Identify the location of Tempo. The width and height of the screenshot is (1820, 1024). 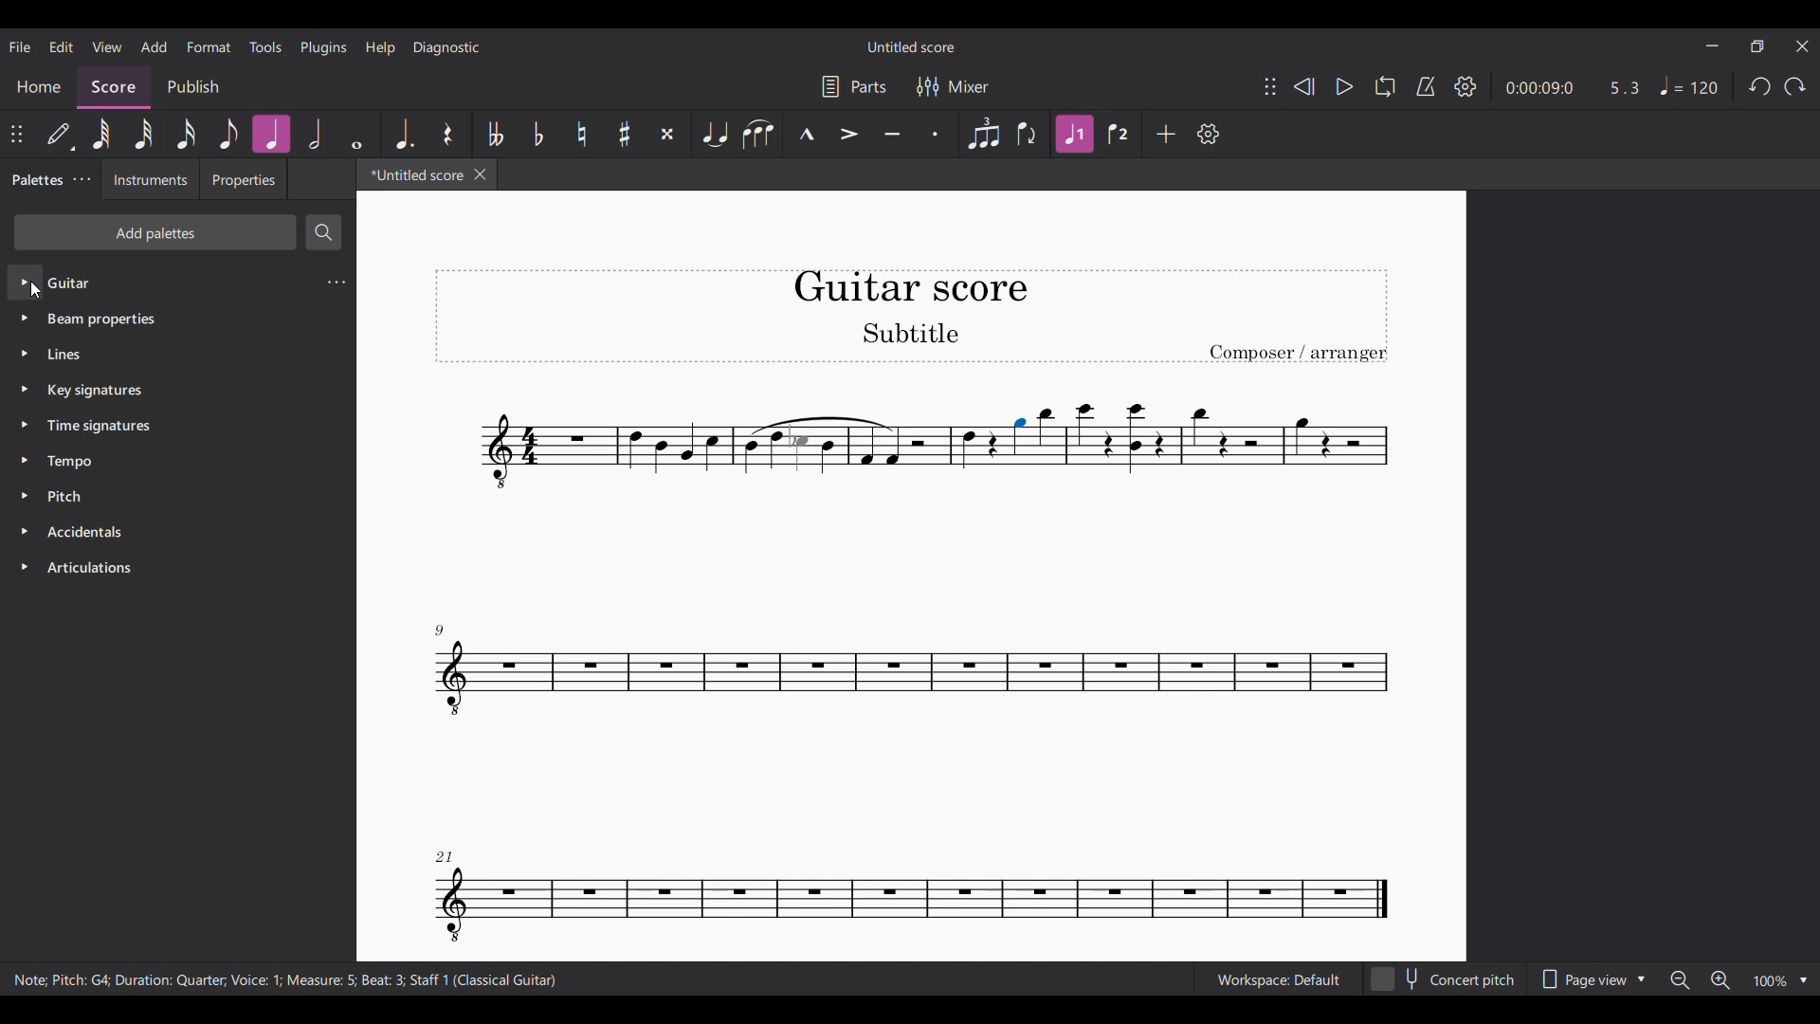
(70, 463).